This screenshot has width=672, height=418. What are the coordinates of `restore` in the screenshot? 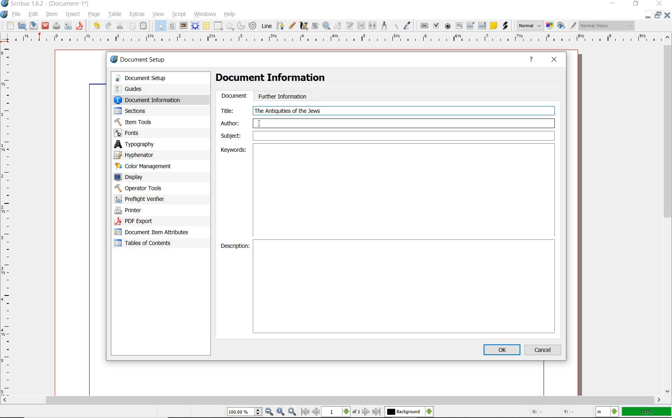 It's located at (658, 14).